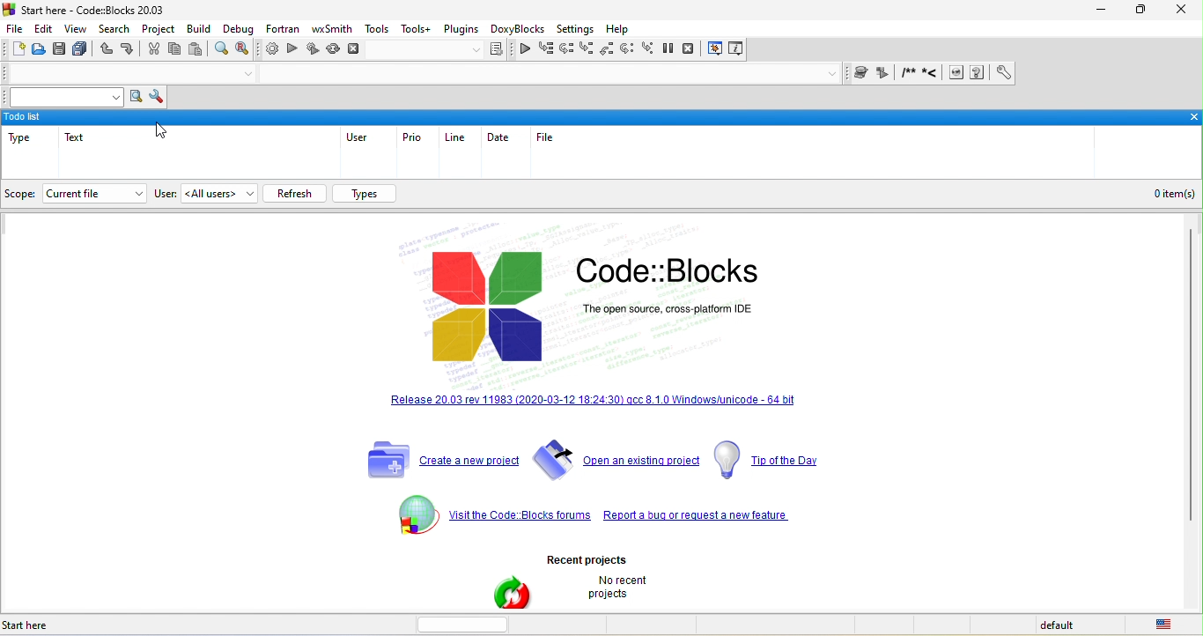 The width and height of the screenshot is (1203, 636). What do you see at coordinates (461, 30) in the screenshot?
I see `plugins` at bounding box center [461, 30].